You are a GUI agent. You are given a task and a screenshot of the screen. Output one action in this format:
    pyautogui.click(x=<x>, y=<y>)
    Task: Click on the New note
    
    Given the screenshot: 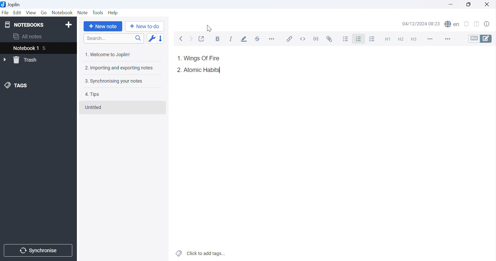 What is the action you would take?
    pyautogui.click(x=103, y=27)
    